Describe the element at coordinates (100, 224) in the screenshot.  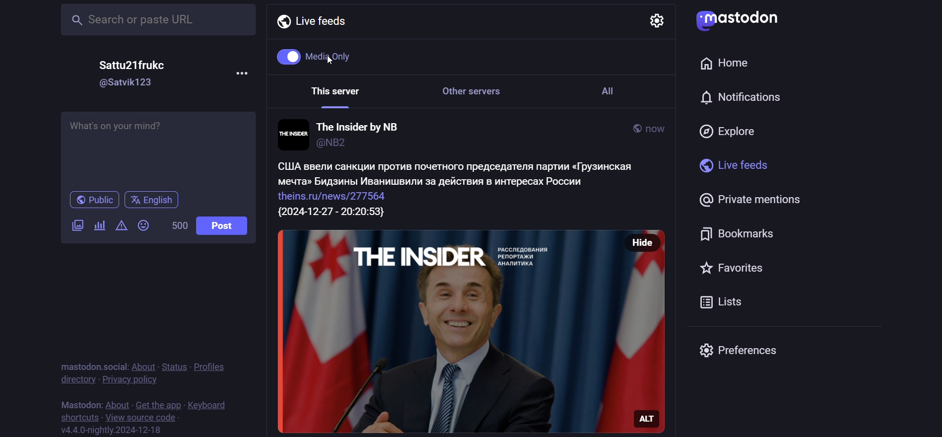
I see `poll` at that location.